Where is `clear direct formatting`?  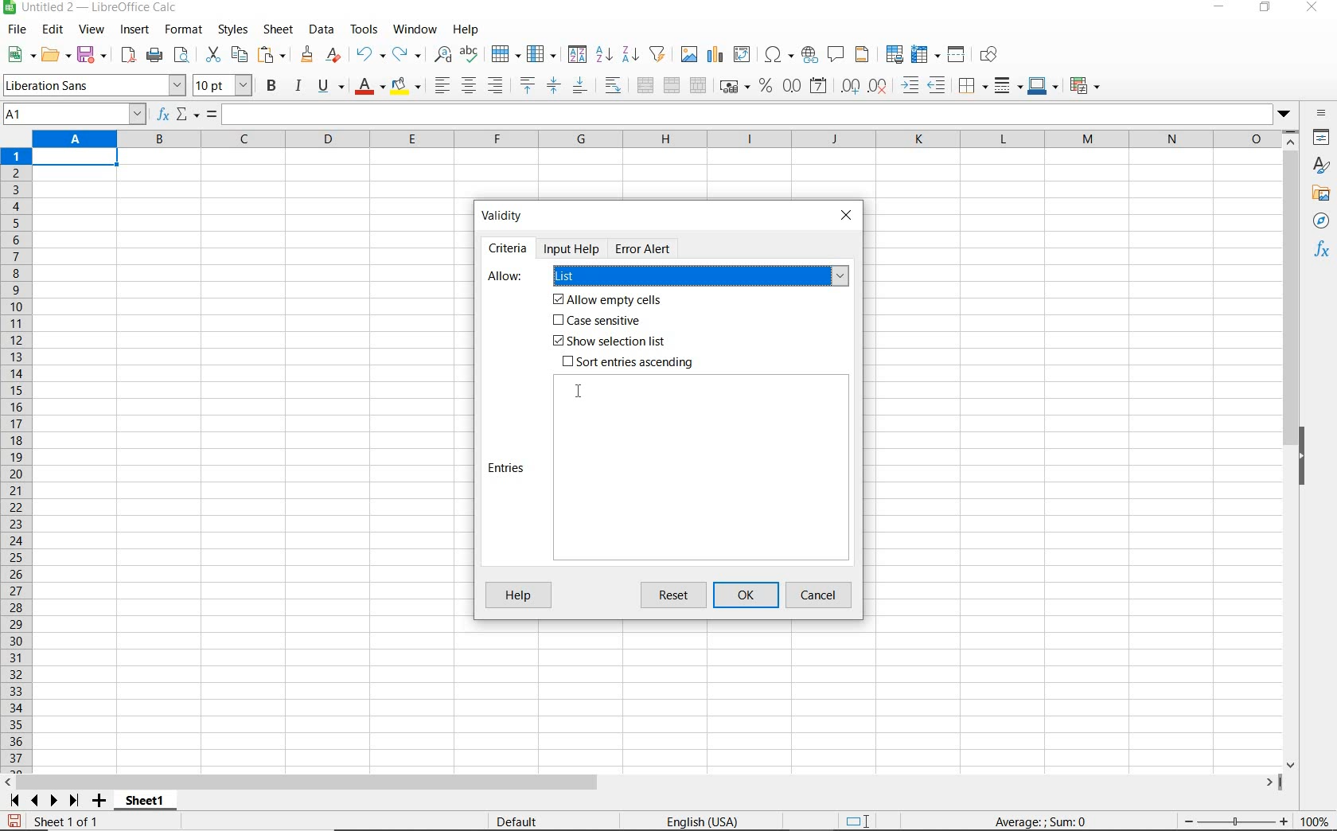 clear direct formatting is located at coordinates (335, 55).